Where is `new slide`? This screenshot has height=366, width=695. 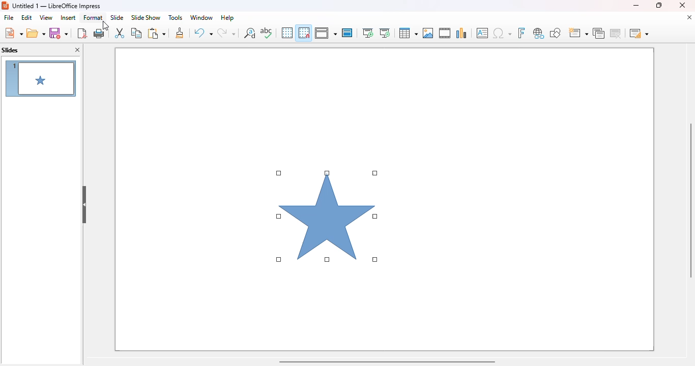 new slide is located at coordinates (577, 33).